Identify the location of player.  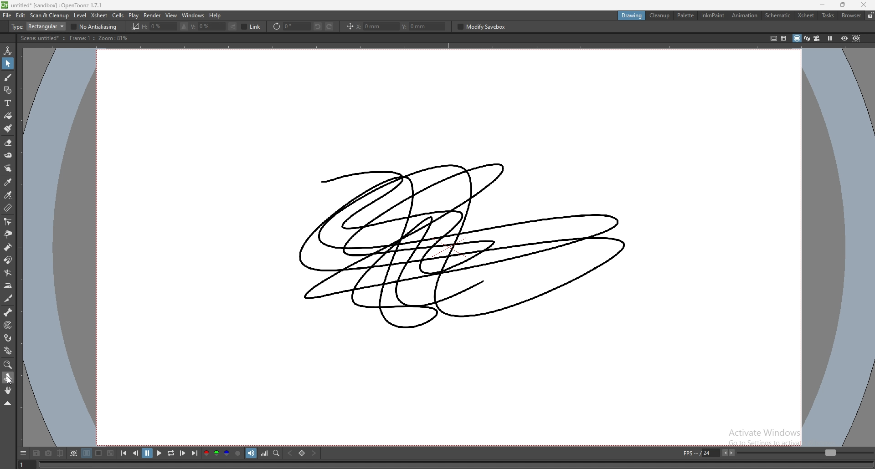
(454, 465).